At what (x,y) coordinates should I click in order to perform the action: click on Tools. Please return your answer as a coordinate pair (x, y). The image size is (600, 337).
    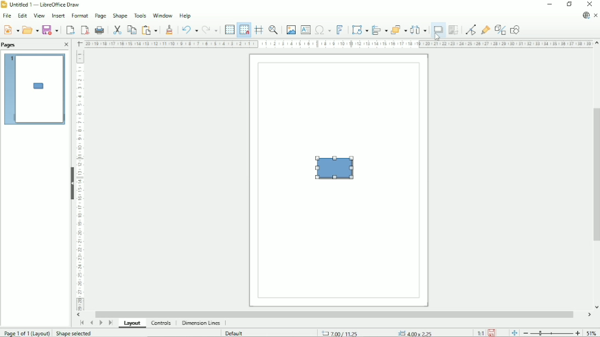
    Looking at the image, I should click on (140, 15).